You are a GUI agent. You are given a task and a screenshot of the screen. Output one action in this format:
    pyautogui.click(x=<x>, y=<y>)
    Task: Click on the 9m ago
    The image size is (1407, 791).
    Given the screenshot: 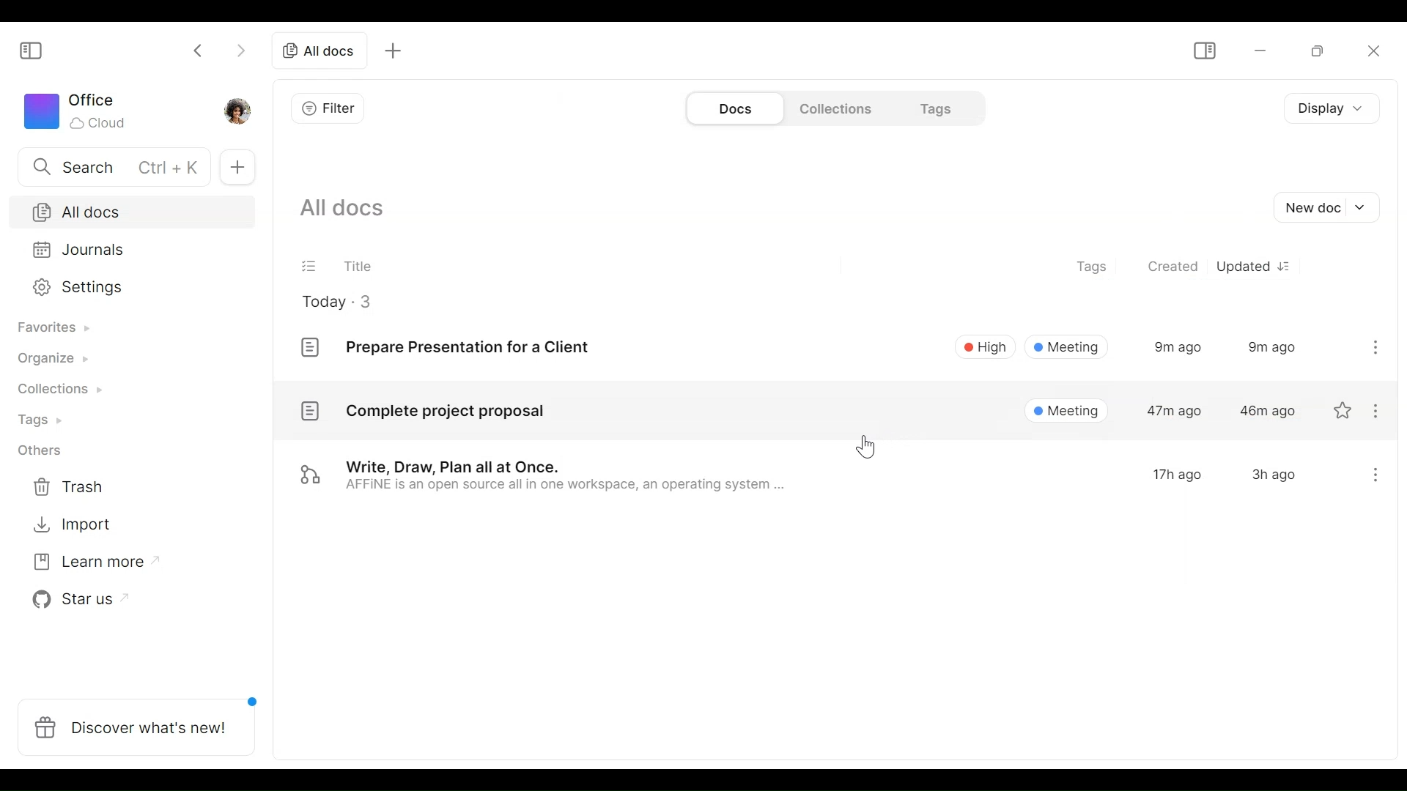 What is the action you would take?
    pyautogui.click(x=1177, y=349)
    